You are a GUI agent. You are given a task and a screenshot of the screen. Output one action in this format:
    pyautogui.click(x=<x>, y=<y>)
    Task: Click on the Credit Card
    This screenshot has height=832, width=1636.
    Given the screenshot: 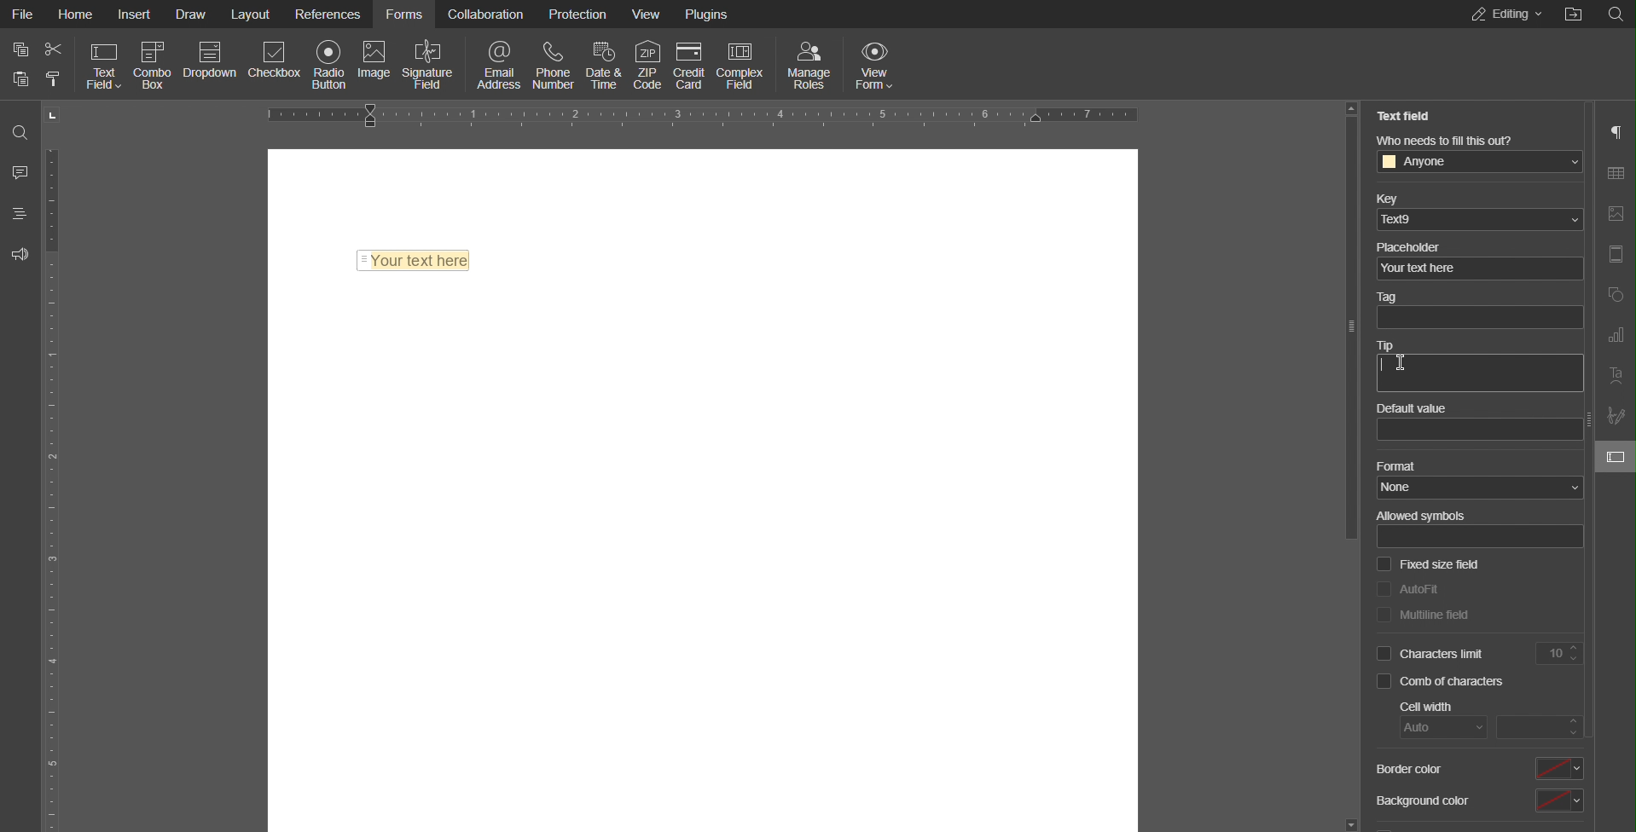 What is the action you would take?
    pyautogui.click(x=690, y=63)
    